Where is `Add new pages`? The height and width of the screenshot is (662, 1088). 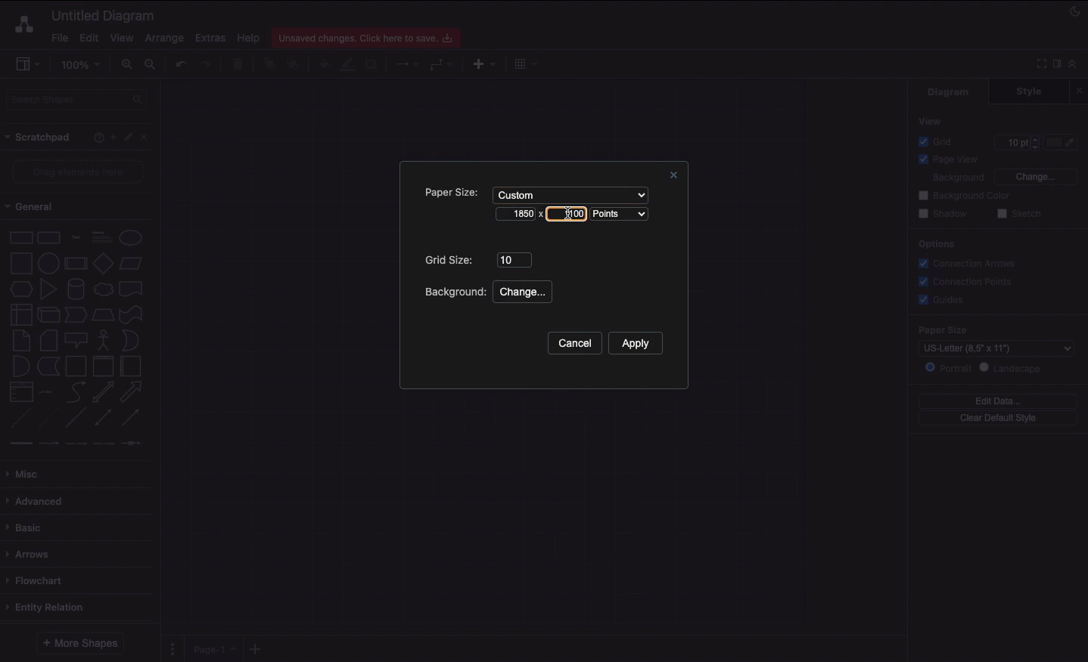 Add new pages is located at coordinates (257, 650).